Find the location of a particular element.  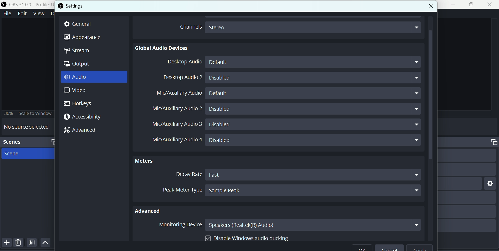

Filter is located at coordinates (32, 243).